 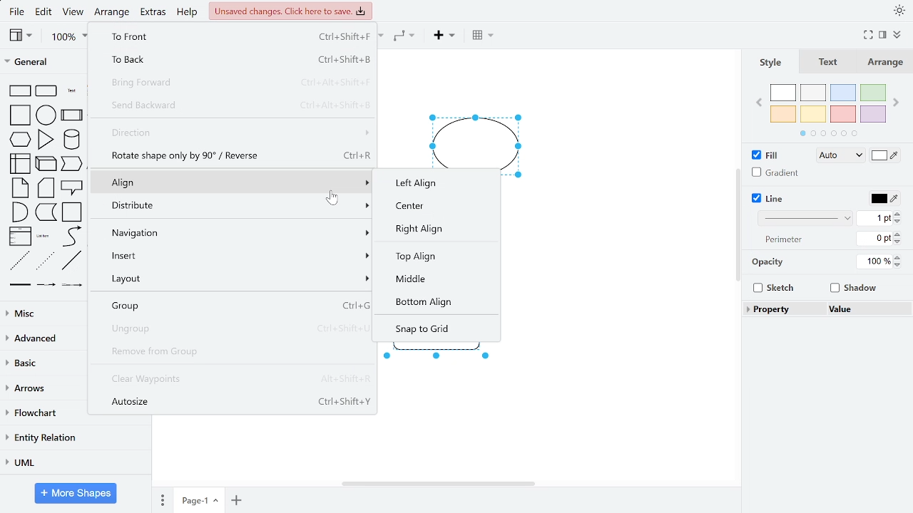 I want to click on cylinder, so click(x=71, y=140).